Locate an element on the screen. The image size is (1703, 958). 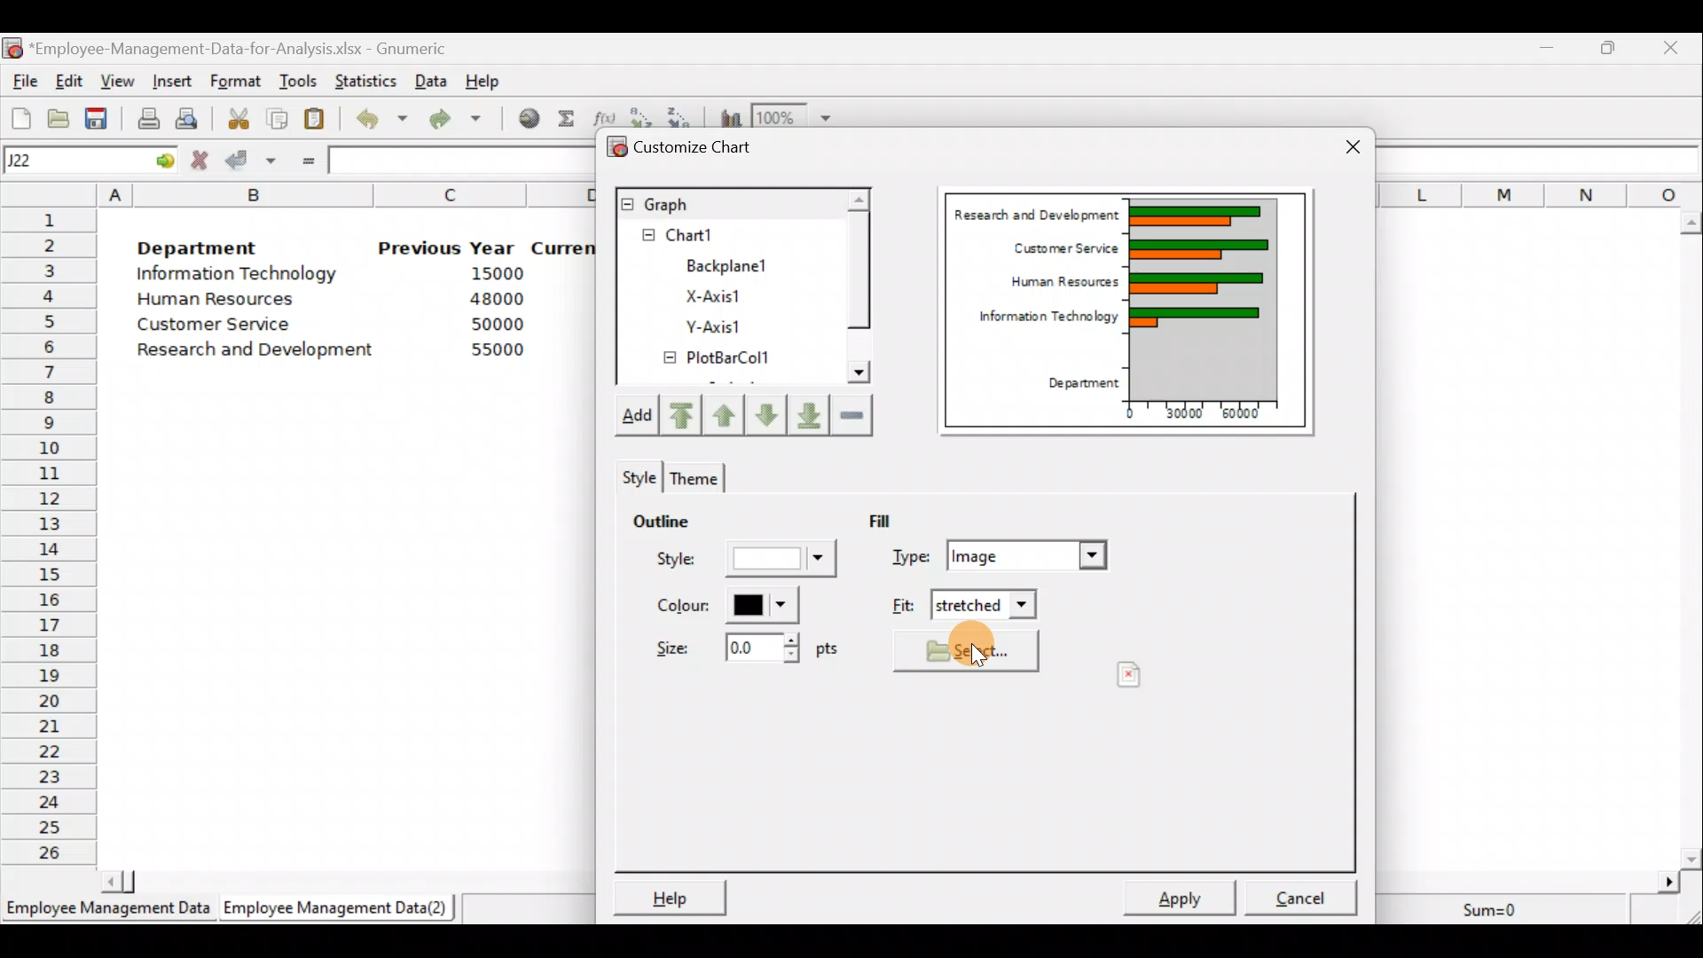
Scroll bar is located at coordinates (858, 289).